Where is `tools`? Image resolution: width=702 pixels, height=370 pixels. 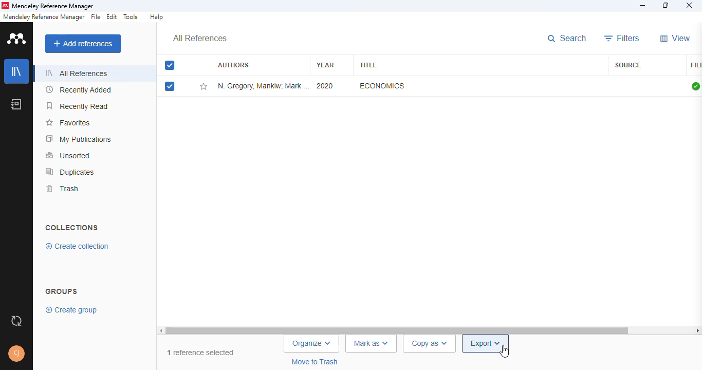
tools is located at coordinates (131, 16).